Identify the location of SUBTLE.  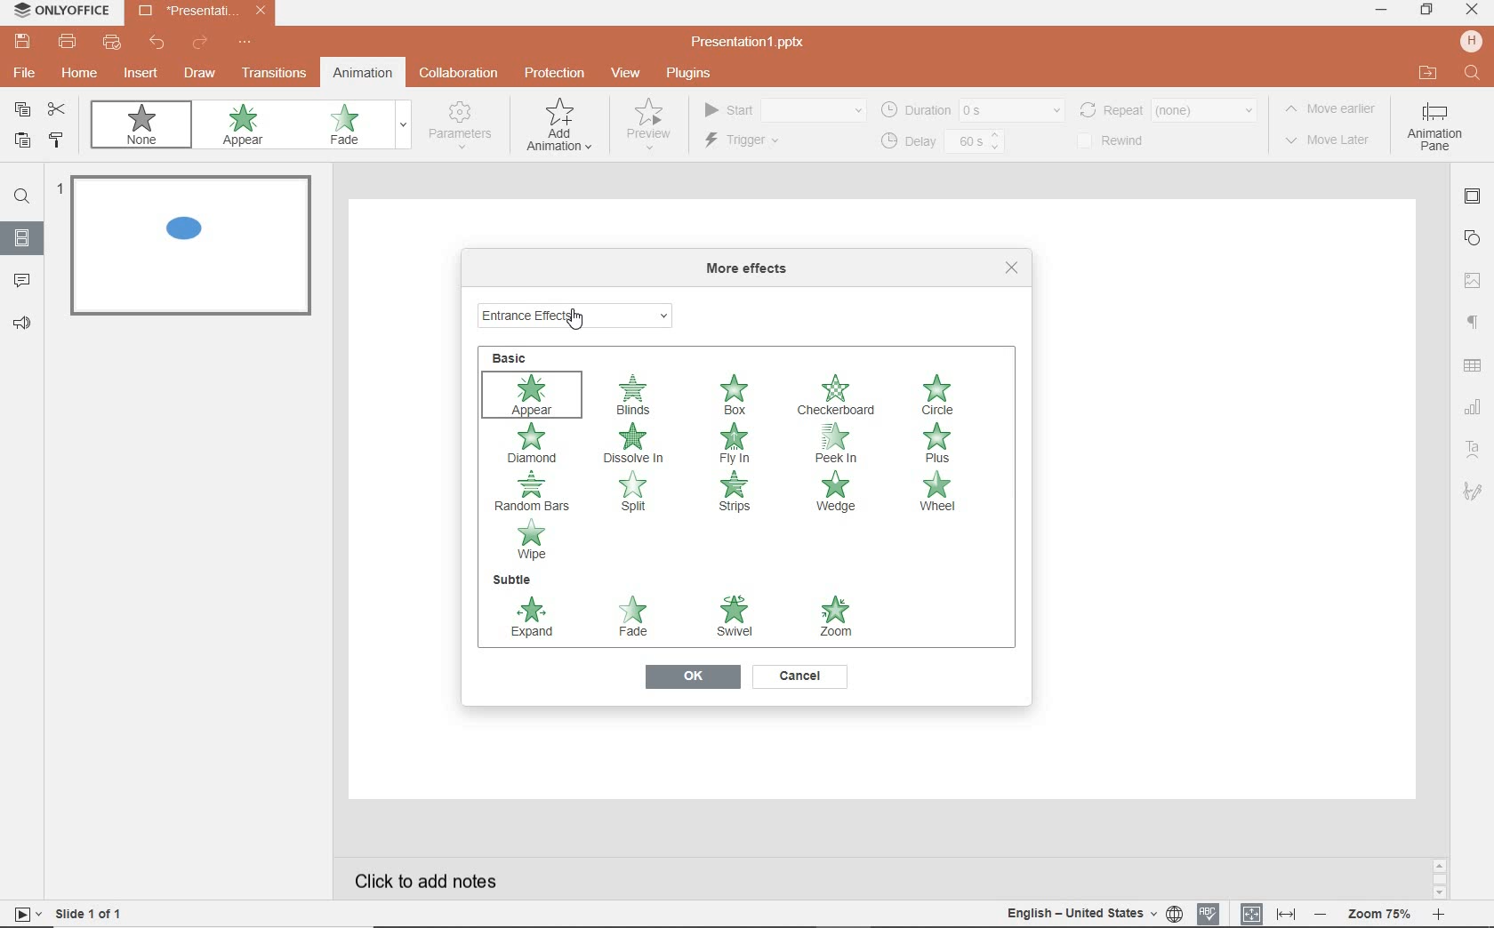
(511, 580).